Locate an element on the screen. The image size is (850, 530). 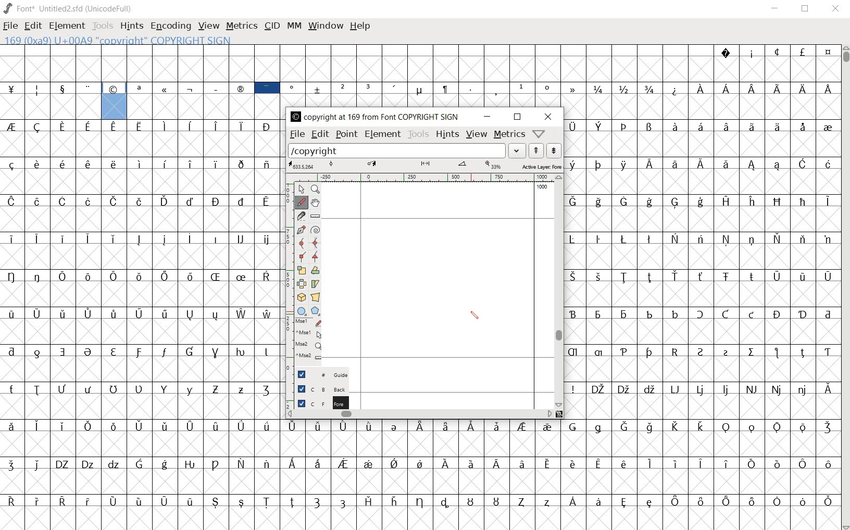
cid is located at coordinates (271, 27).